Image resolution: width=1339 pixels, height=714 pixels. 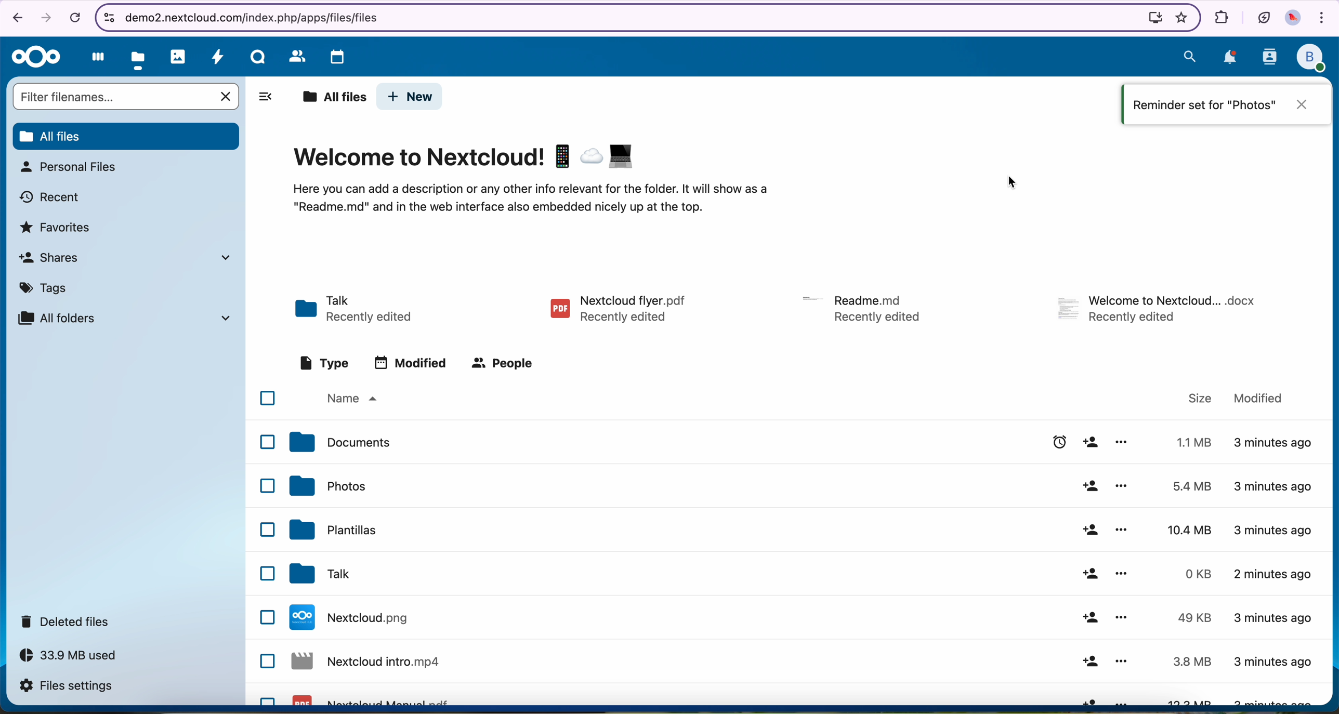 I want to click on 33.9 MB used, so click(x=69, y=656).